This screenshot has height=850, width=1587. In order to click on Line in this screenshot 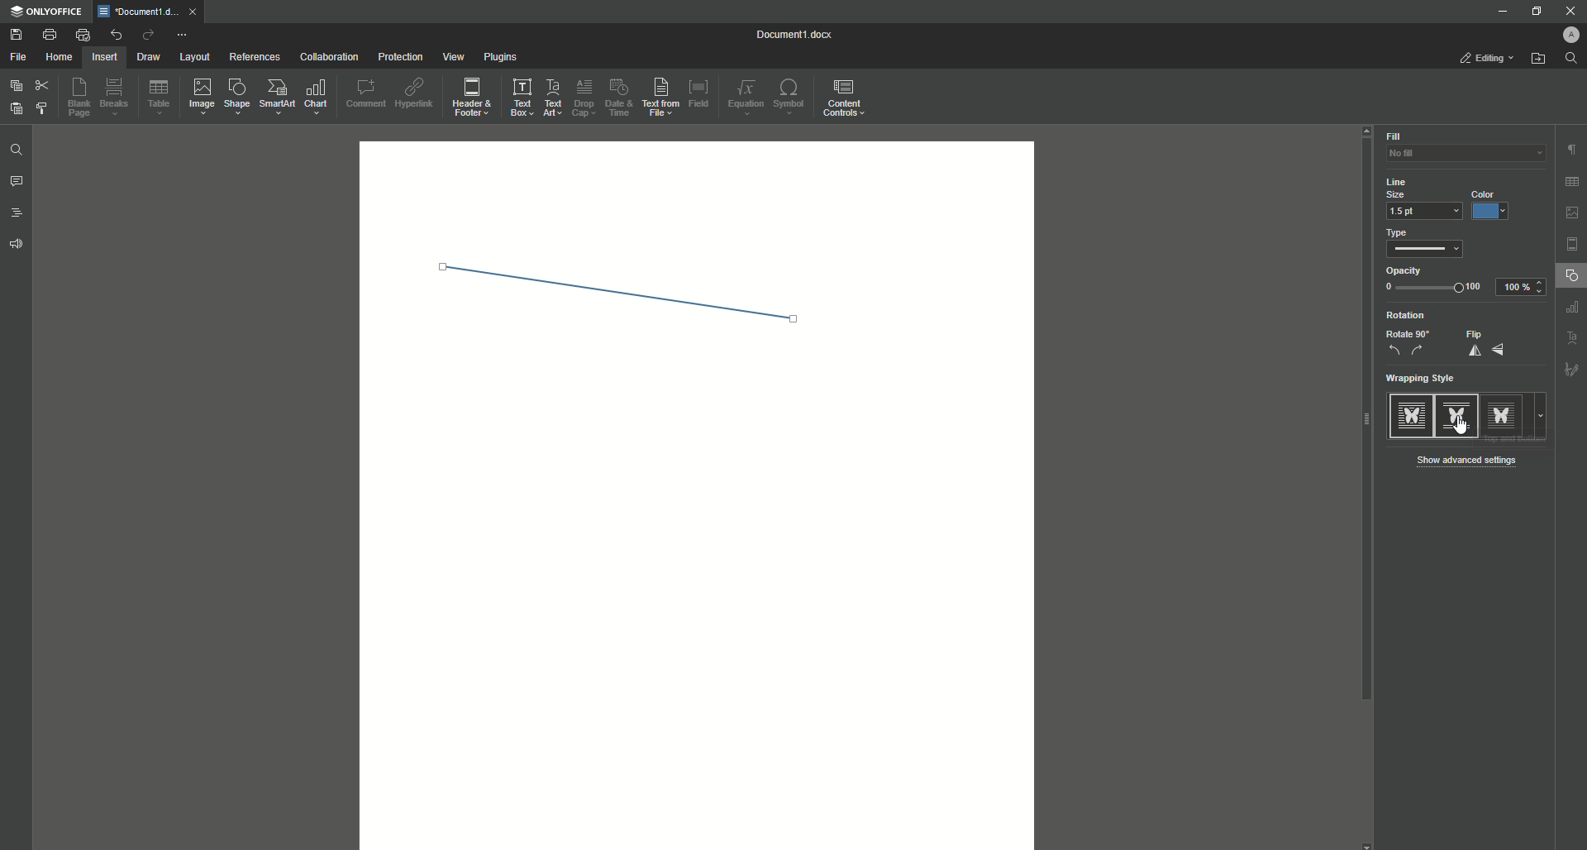, I will do `click(605, 285)`.